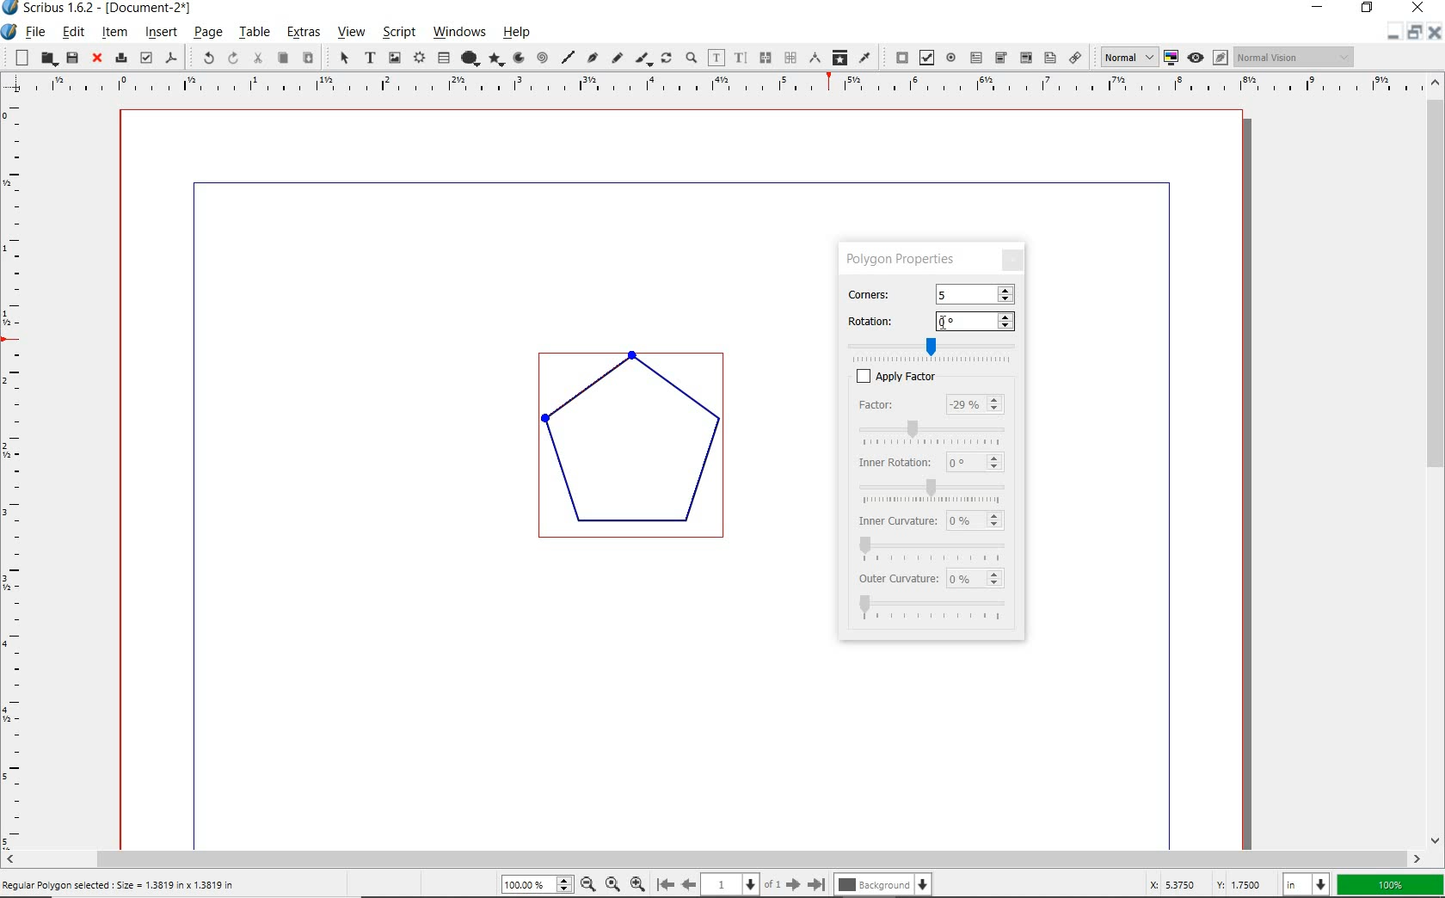 The height and width of the screenshot is (898, 1445). What do you see at coordinates (979, 579) in the screenshot?
I see `outer curvature input` at bounding box center [979, 579].